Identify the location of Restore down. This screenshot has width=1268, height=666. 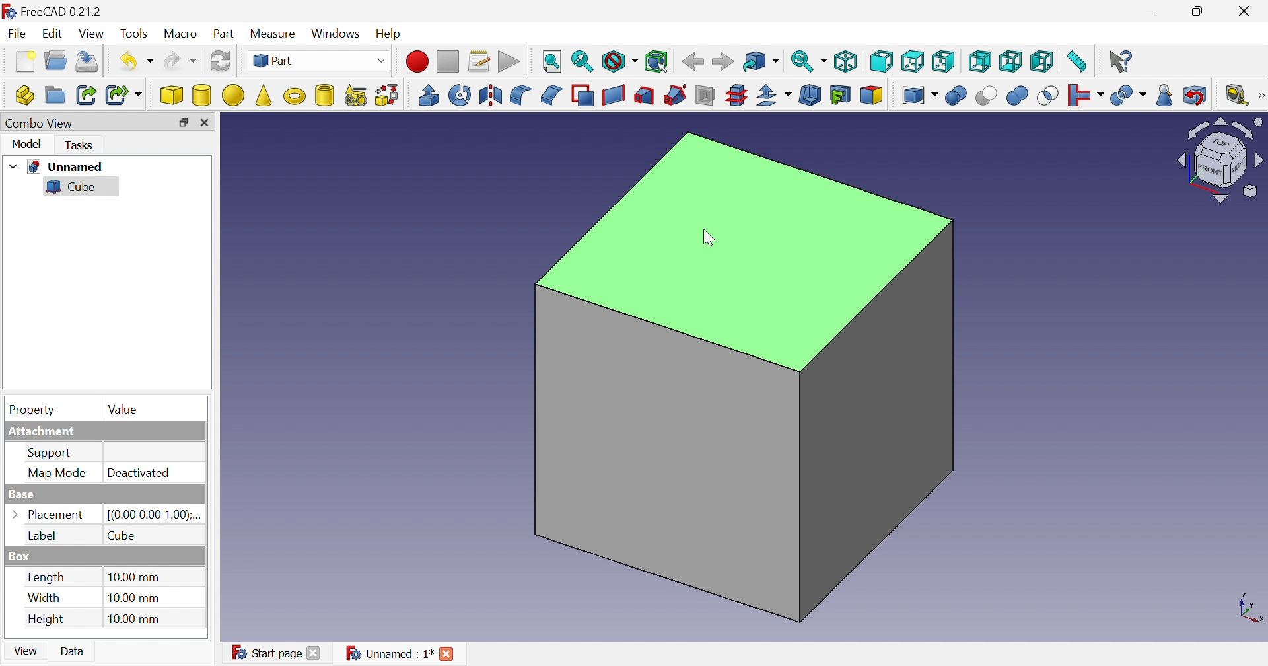
(183, 123).